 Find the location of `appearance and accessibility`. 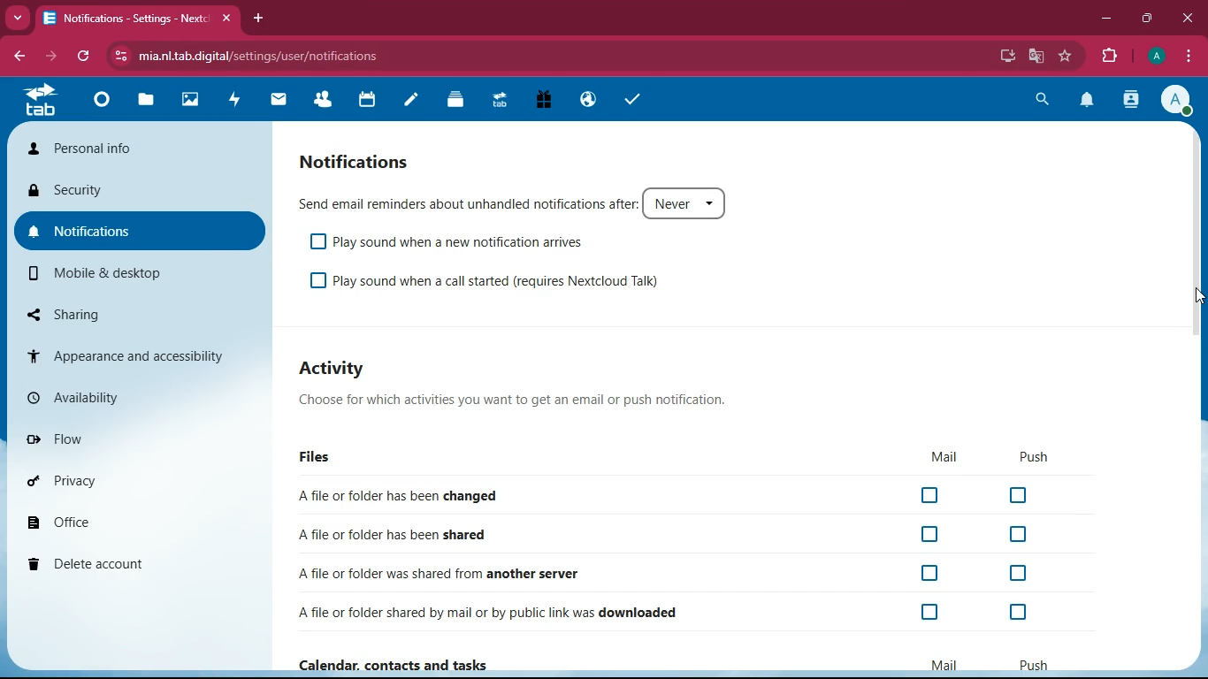

appearance and accessibility is located at coordinates (137, 356).